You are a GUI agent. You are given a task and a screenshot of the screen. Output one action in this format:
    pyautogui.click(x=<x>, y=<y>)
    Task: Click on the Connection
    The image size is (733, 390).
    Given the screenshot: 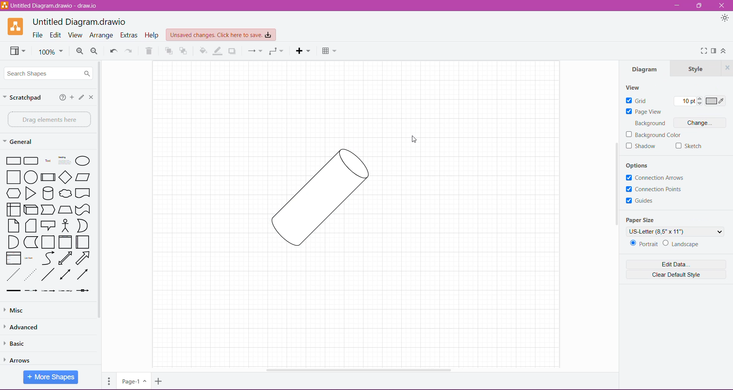 What is the action you would take?
    pyautogui.click(x=253, y=52)
    